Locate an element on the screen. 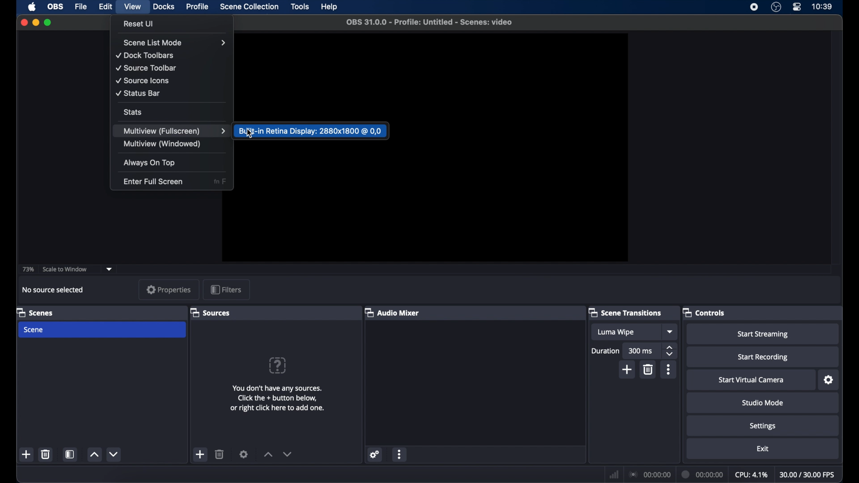 The image size is (859, 483). multiview (windowed) is located at coordinates (162, 144).